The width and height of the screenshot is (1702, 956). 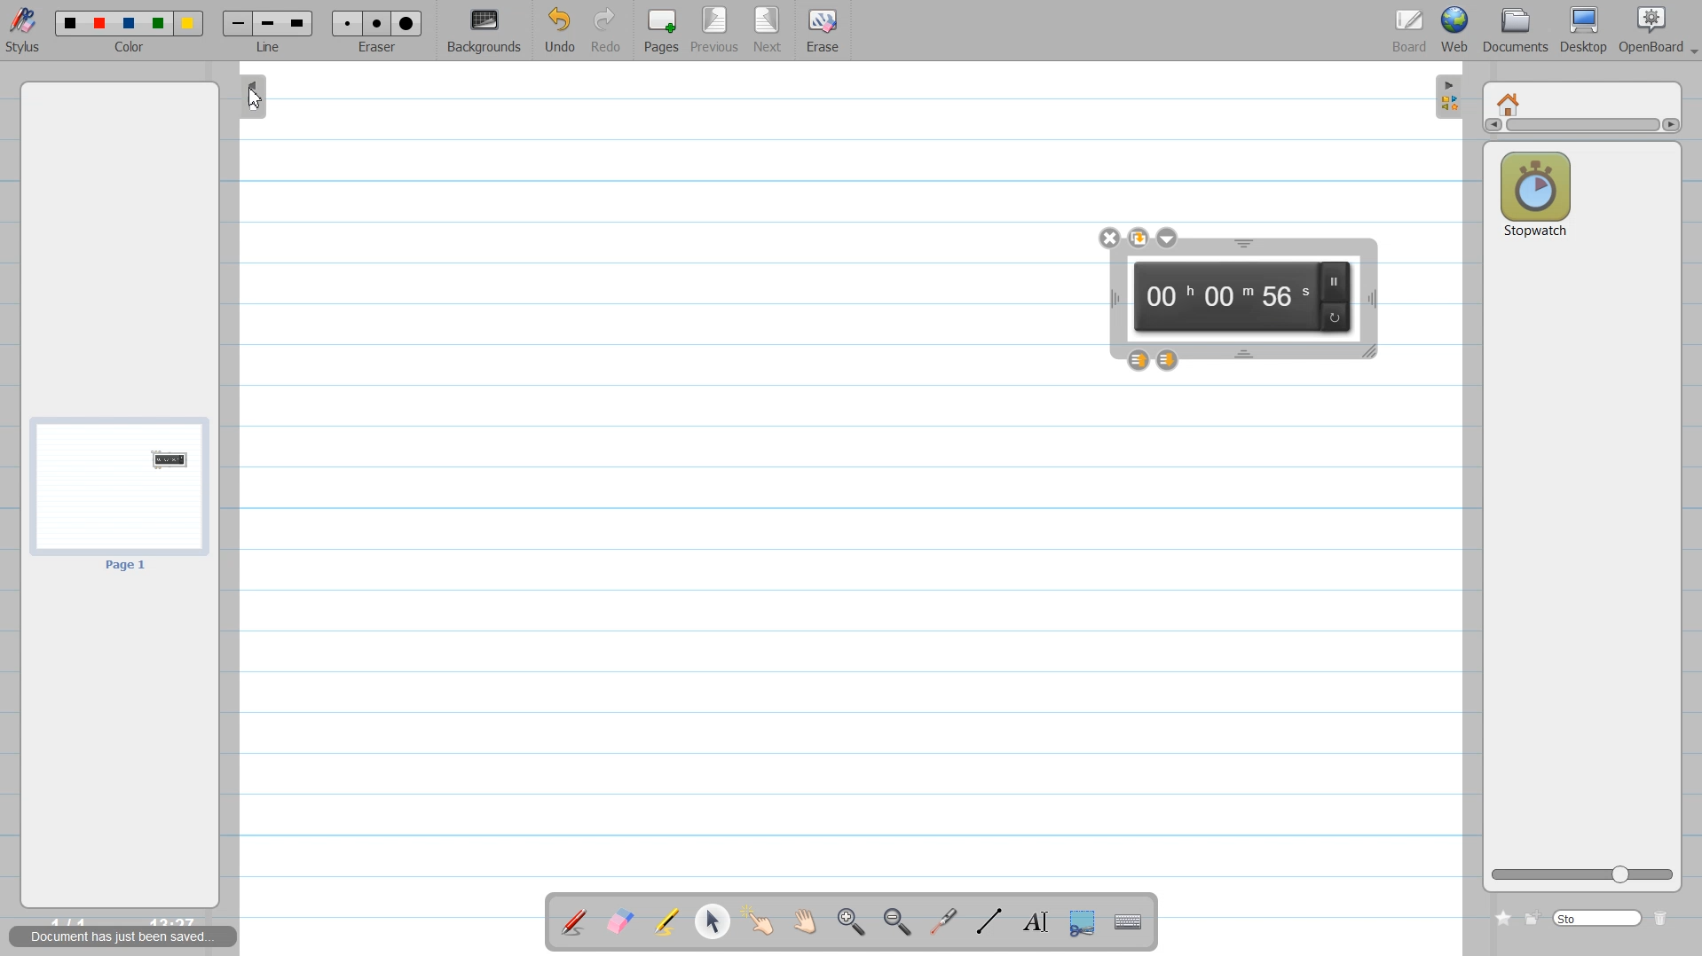 I want to click on Logo size adjuster, so click(x=1582, y=875).